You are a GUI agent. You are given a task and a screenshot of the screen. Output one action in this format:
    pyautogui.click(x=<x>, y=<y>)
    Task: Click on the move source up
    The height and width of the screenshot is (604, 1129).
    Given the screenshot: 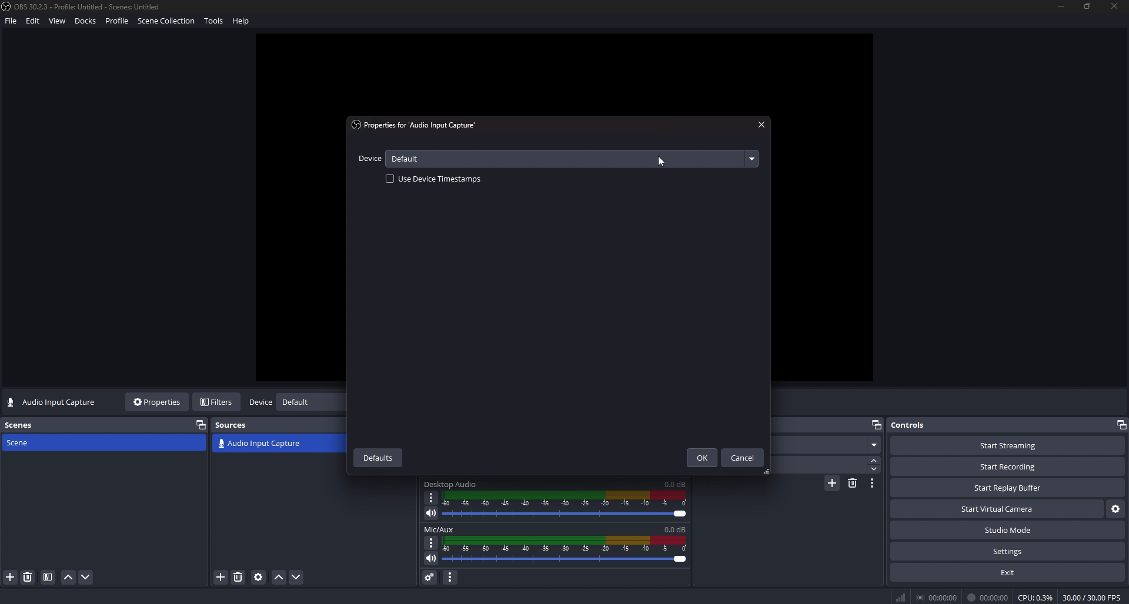 What is the action you would take?
    pyautogui.click(x=279, y=578)
    